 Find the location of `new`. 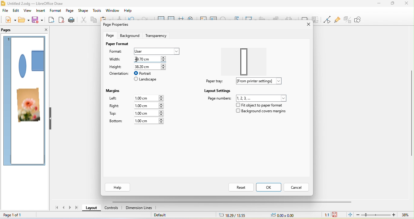

new is located at coordinates (8, 21).